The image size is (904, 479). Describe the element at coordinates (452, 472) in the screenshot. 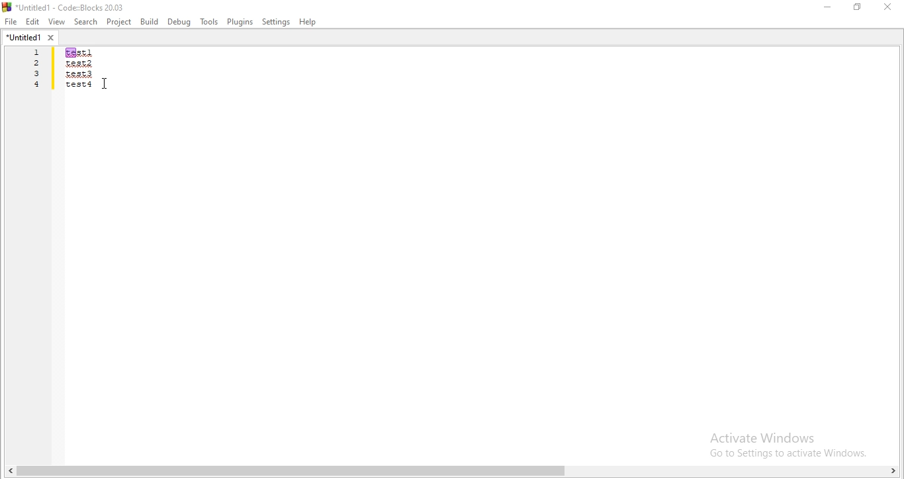

I see `scroll bar` at that location.